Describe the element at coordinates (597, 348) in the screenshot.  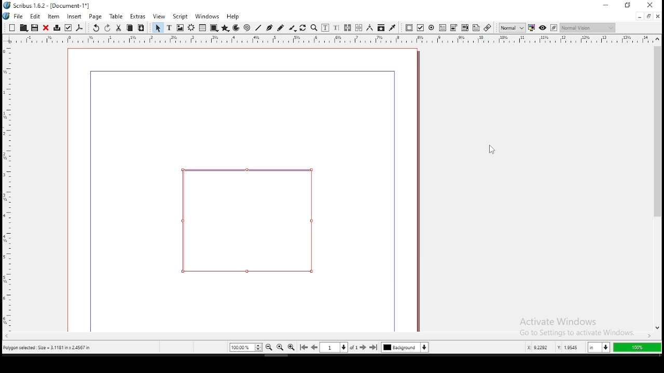
I see `in` at that location.